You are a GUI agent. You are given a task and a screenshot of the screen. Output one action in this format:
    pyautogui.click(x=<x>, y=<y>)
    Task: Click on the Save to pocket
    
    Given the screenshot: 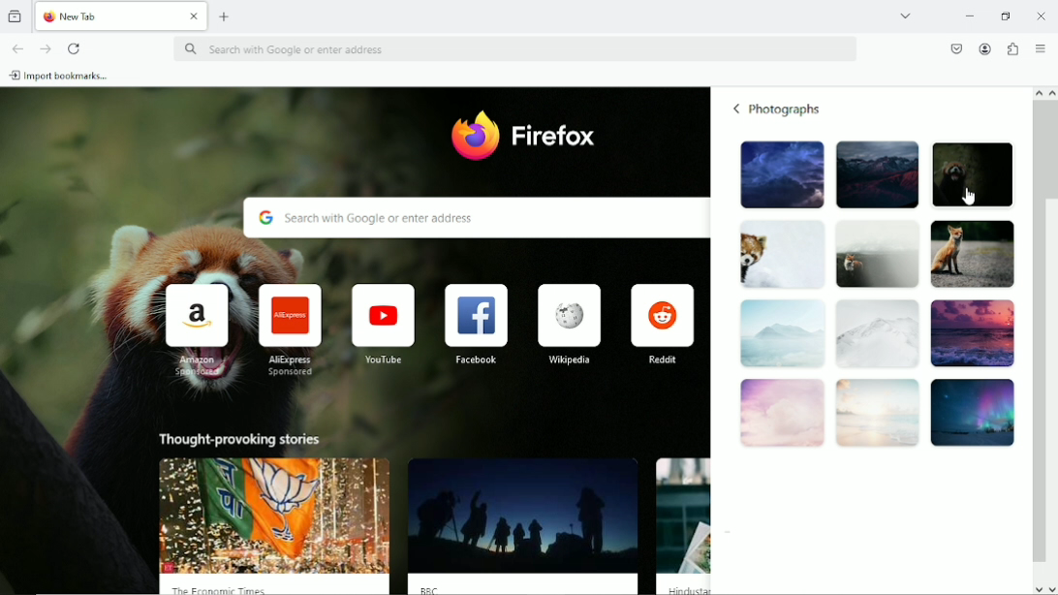 What is the action you would take?
    pyautogui.click(x=955, y=48)
    